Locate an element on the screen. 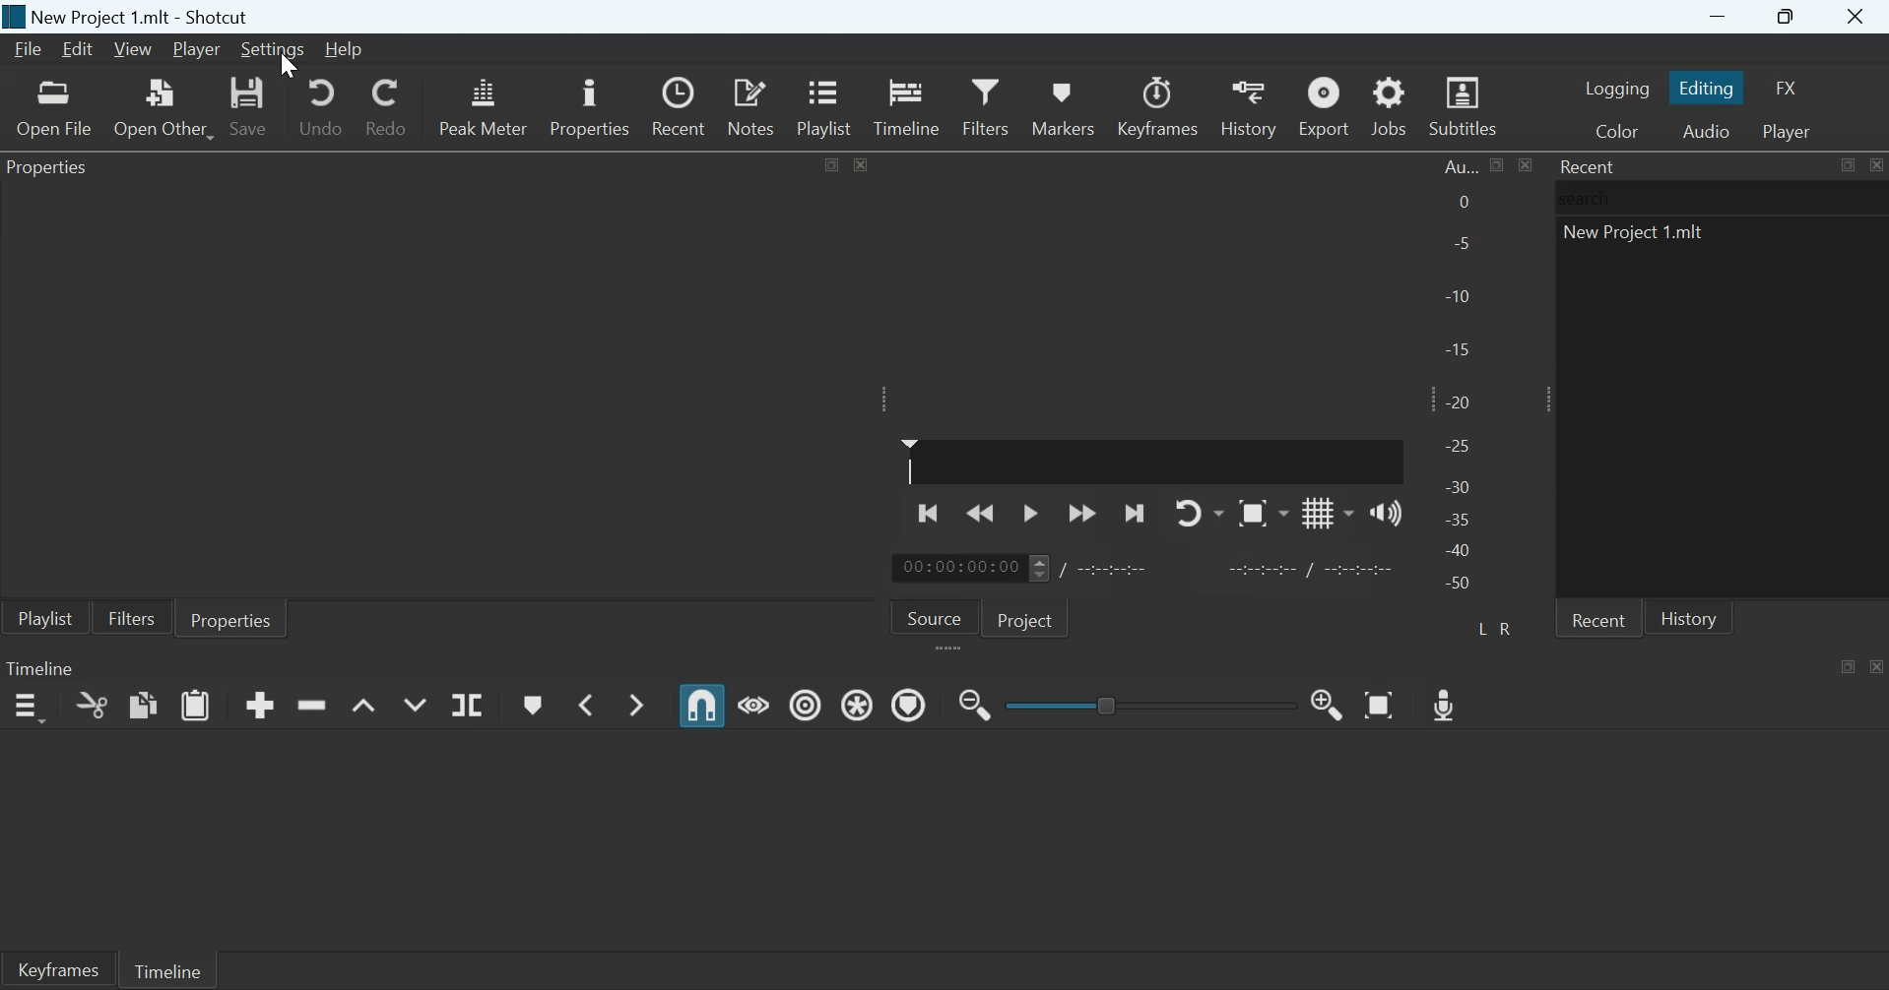  Ripple all tracks is located at coordinates (860, 703).